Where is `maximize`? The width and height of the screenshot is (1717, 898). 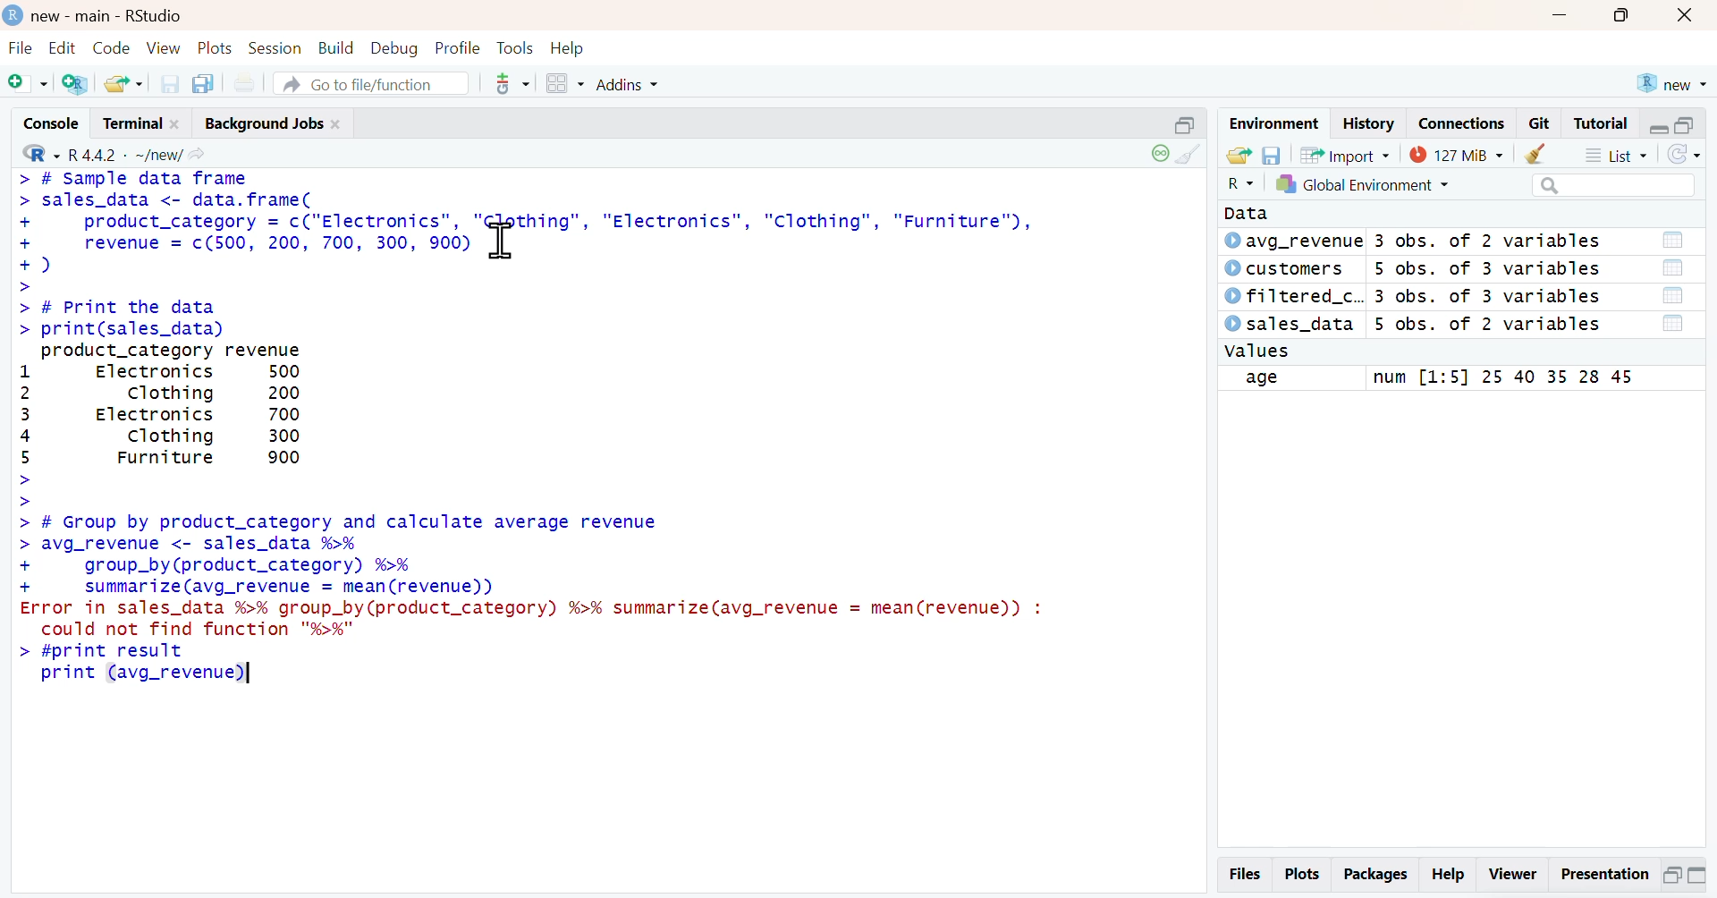 maximize is located at coordinates (1619, 16).